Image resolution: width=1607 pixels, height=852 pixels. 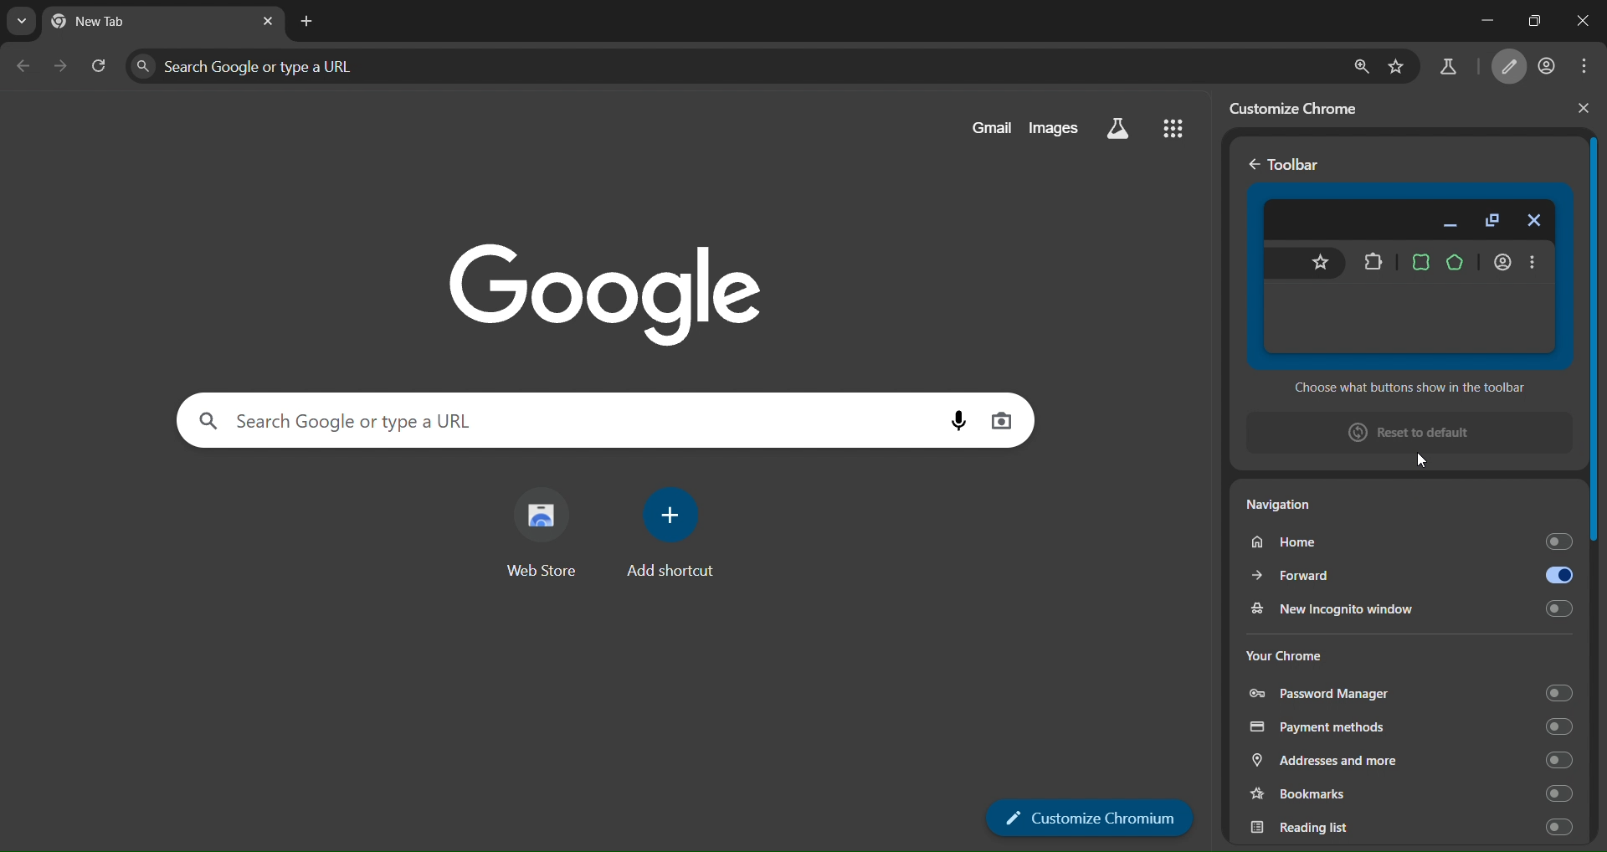 What do you see at coordinates (1408, 824) in the screenshot?
I see `reading list` at bounding box center [1408, 824].